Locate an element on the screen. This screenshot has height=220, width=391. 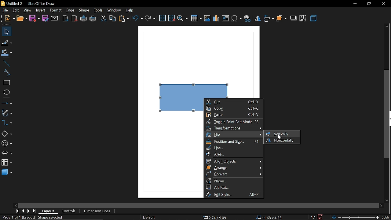
dimension lines is located at coordinates (99, 211).